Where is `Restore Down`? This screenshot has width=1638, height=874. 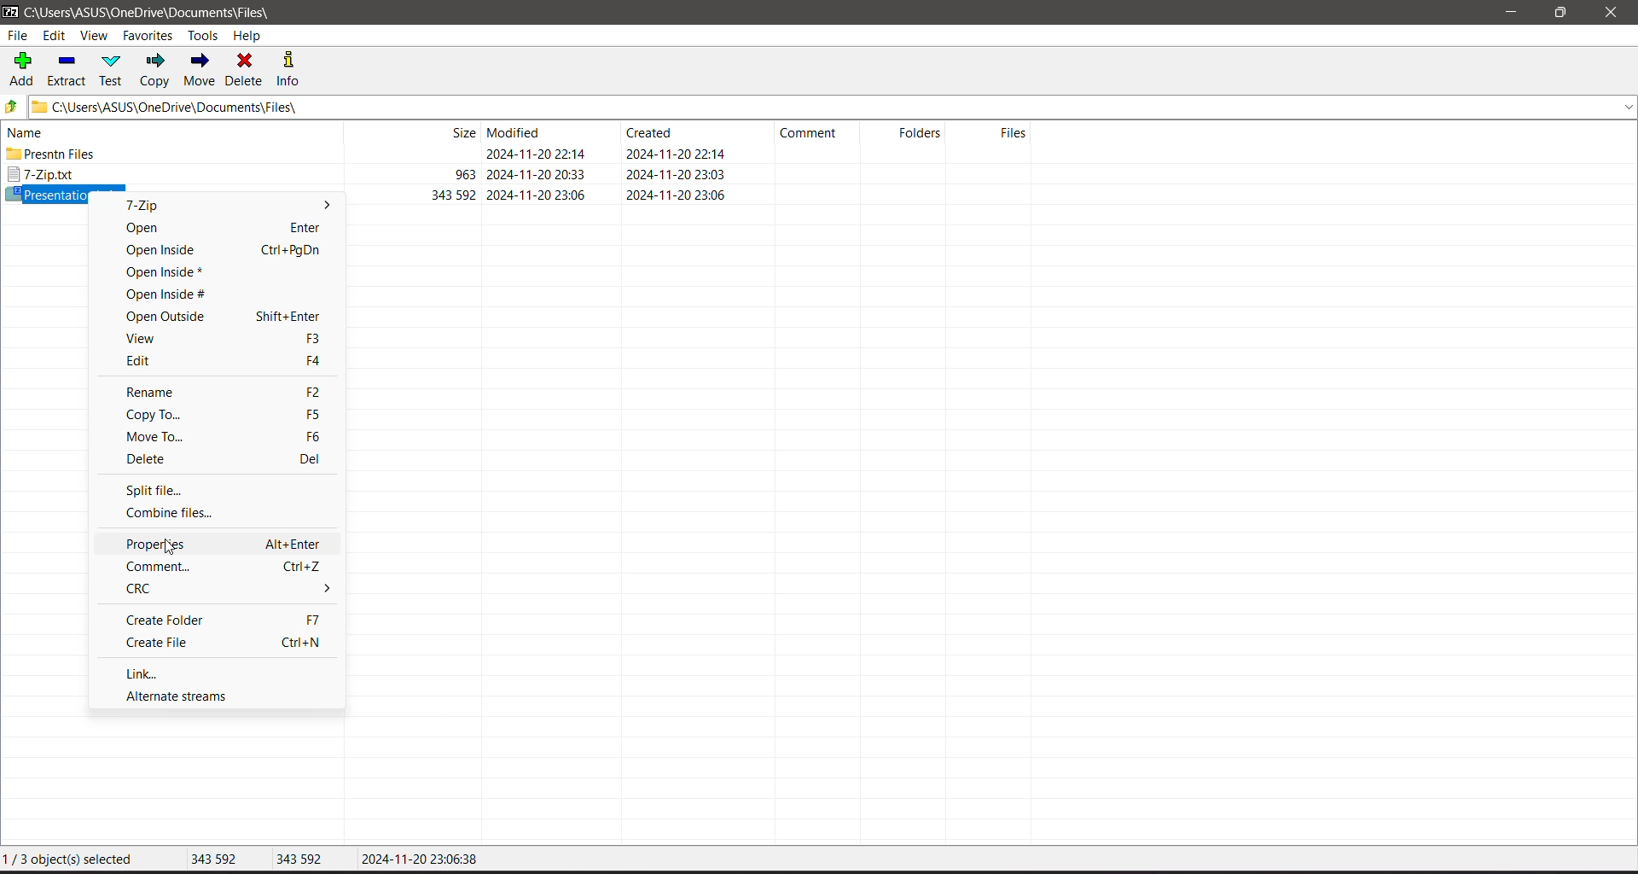 Restore Down is located at coordinates (1562, 13).